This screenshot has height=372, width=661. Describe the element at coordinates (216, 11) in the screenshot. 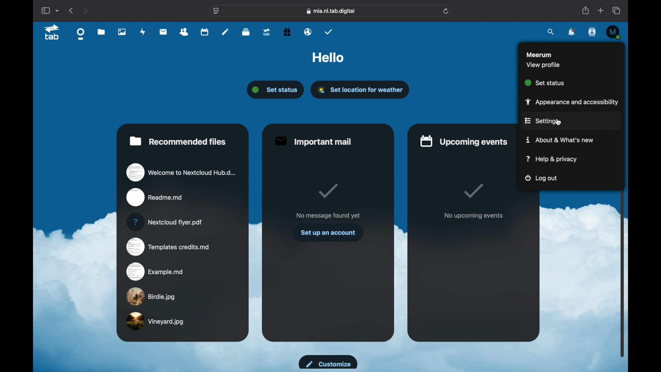

I see `website settings` at that location.